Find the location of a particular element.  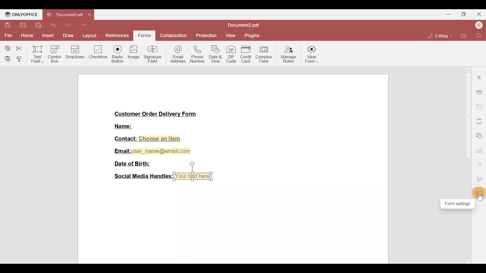

ONLYOFFICE is located at coordinates (21, 14).